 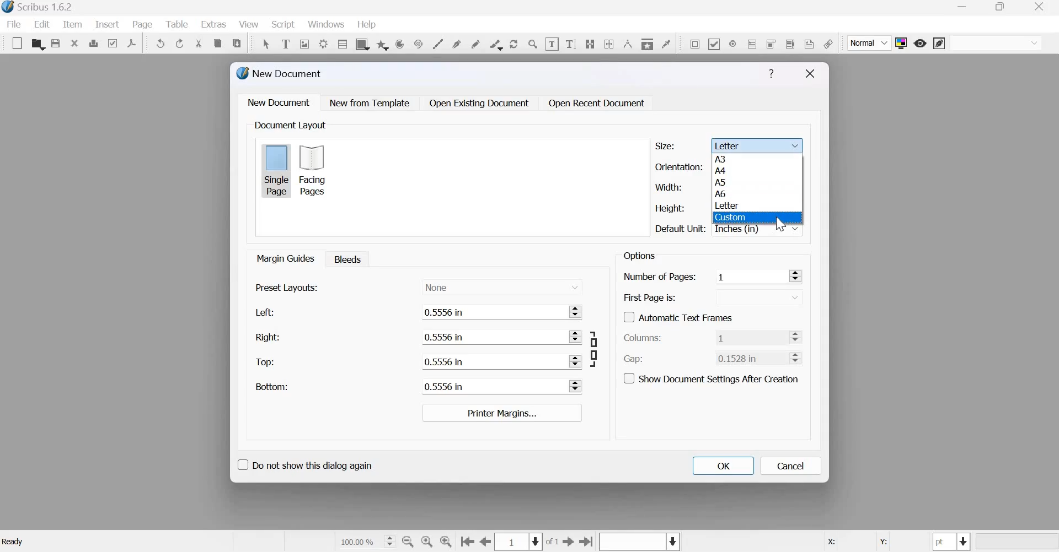 What do you see at coordinates (341, 44) in the screenshot?
I see `table` at bounding box center [341, 44].